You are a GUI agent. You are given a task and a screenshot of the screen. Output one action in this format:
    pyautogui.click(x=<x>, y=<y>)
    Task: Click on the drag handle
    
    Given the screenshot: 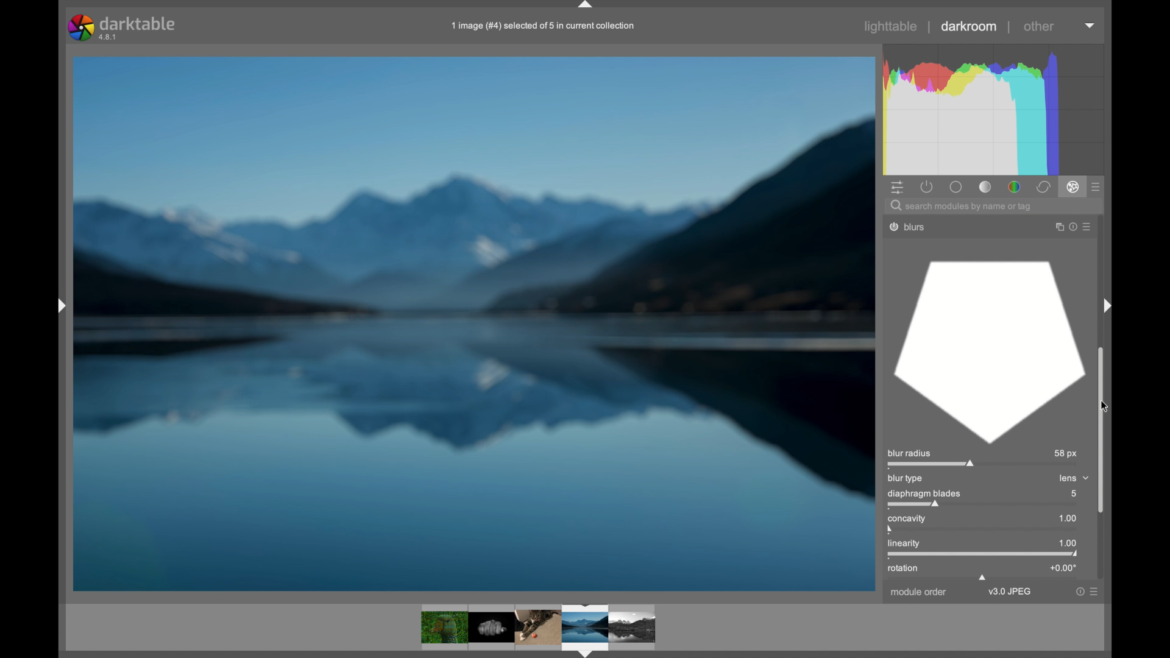 What is the action you would take?
    pyautogui.click(x=586, y=5)
    